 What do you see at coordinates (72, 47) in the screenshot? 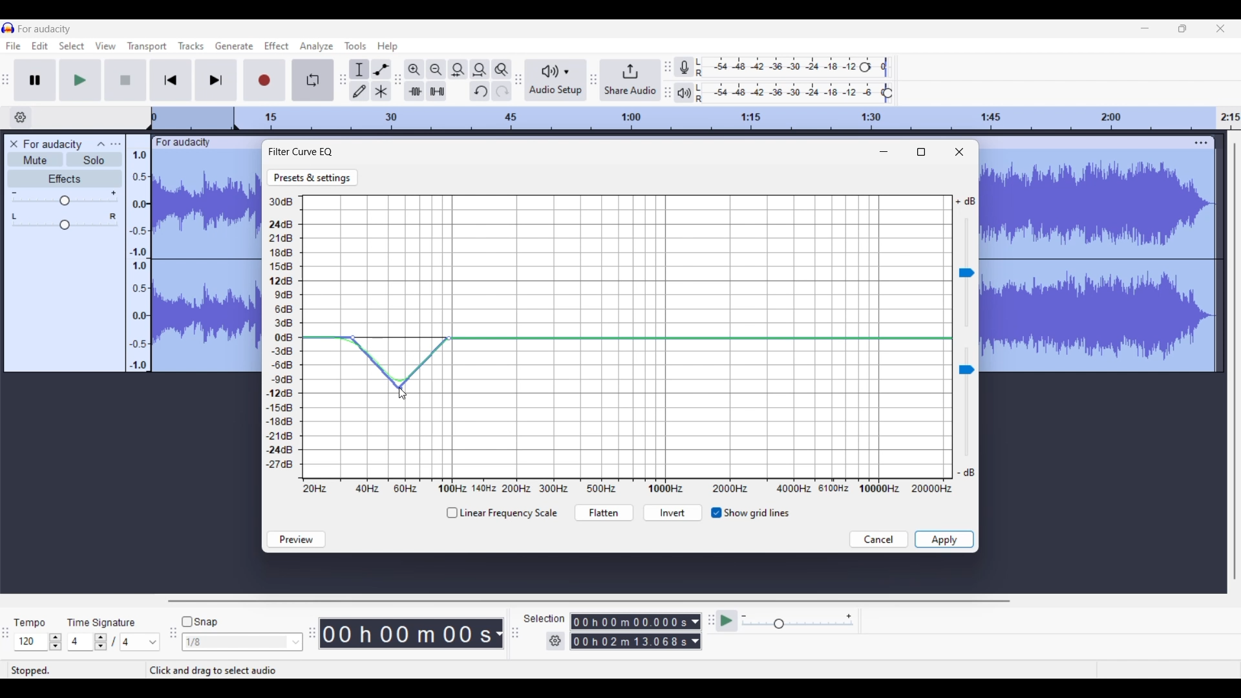
I see `Select menu` at bounding box center [72, 47].